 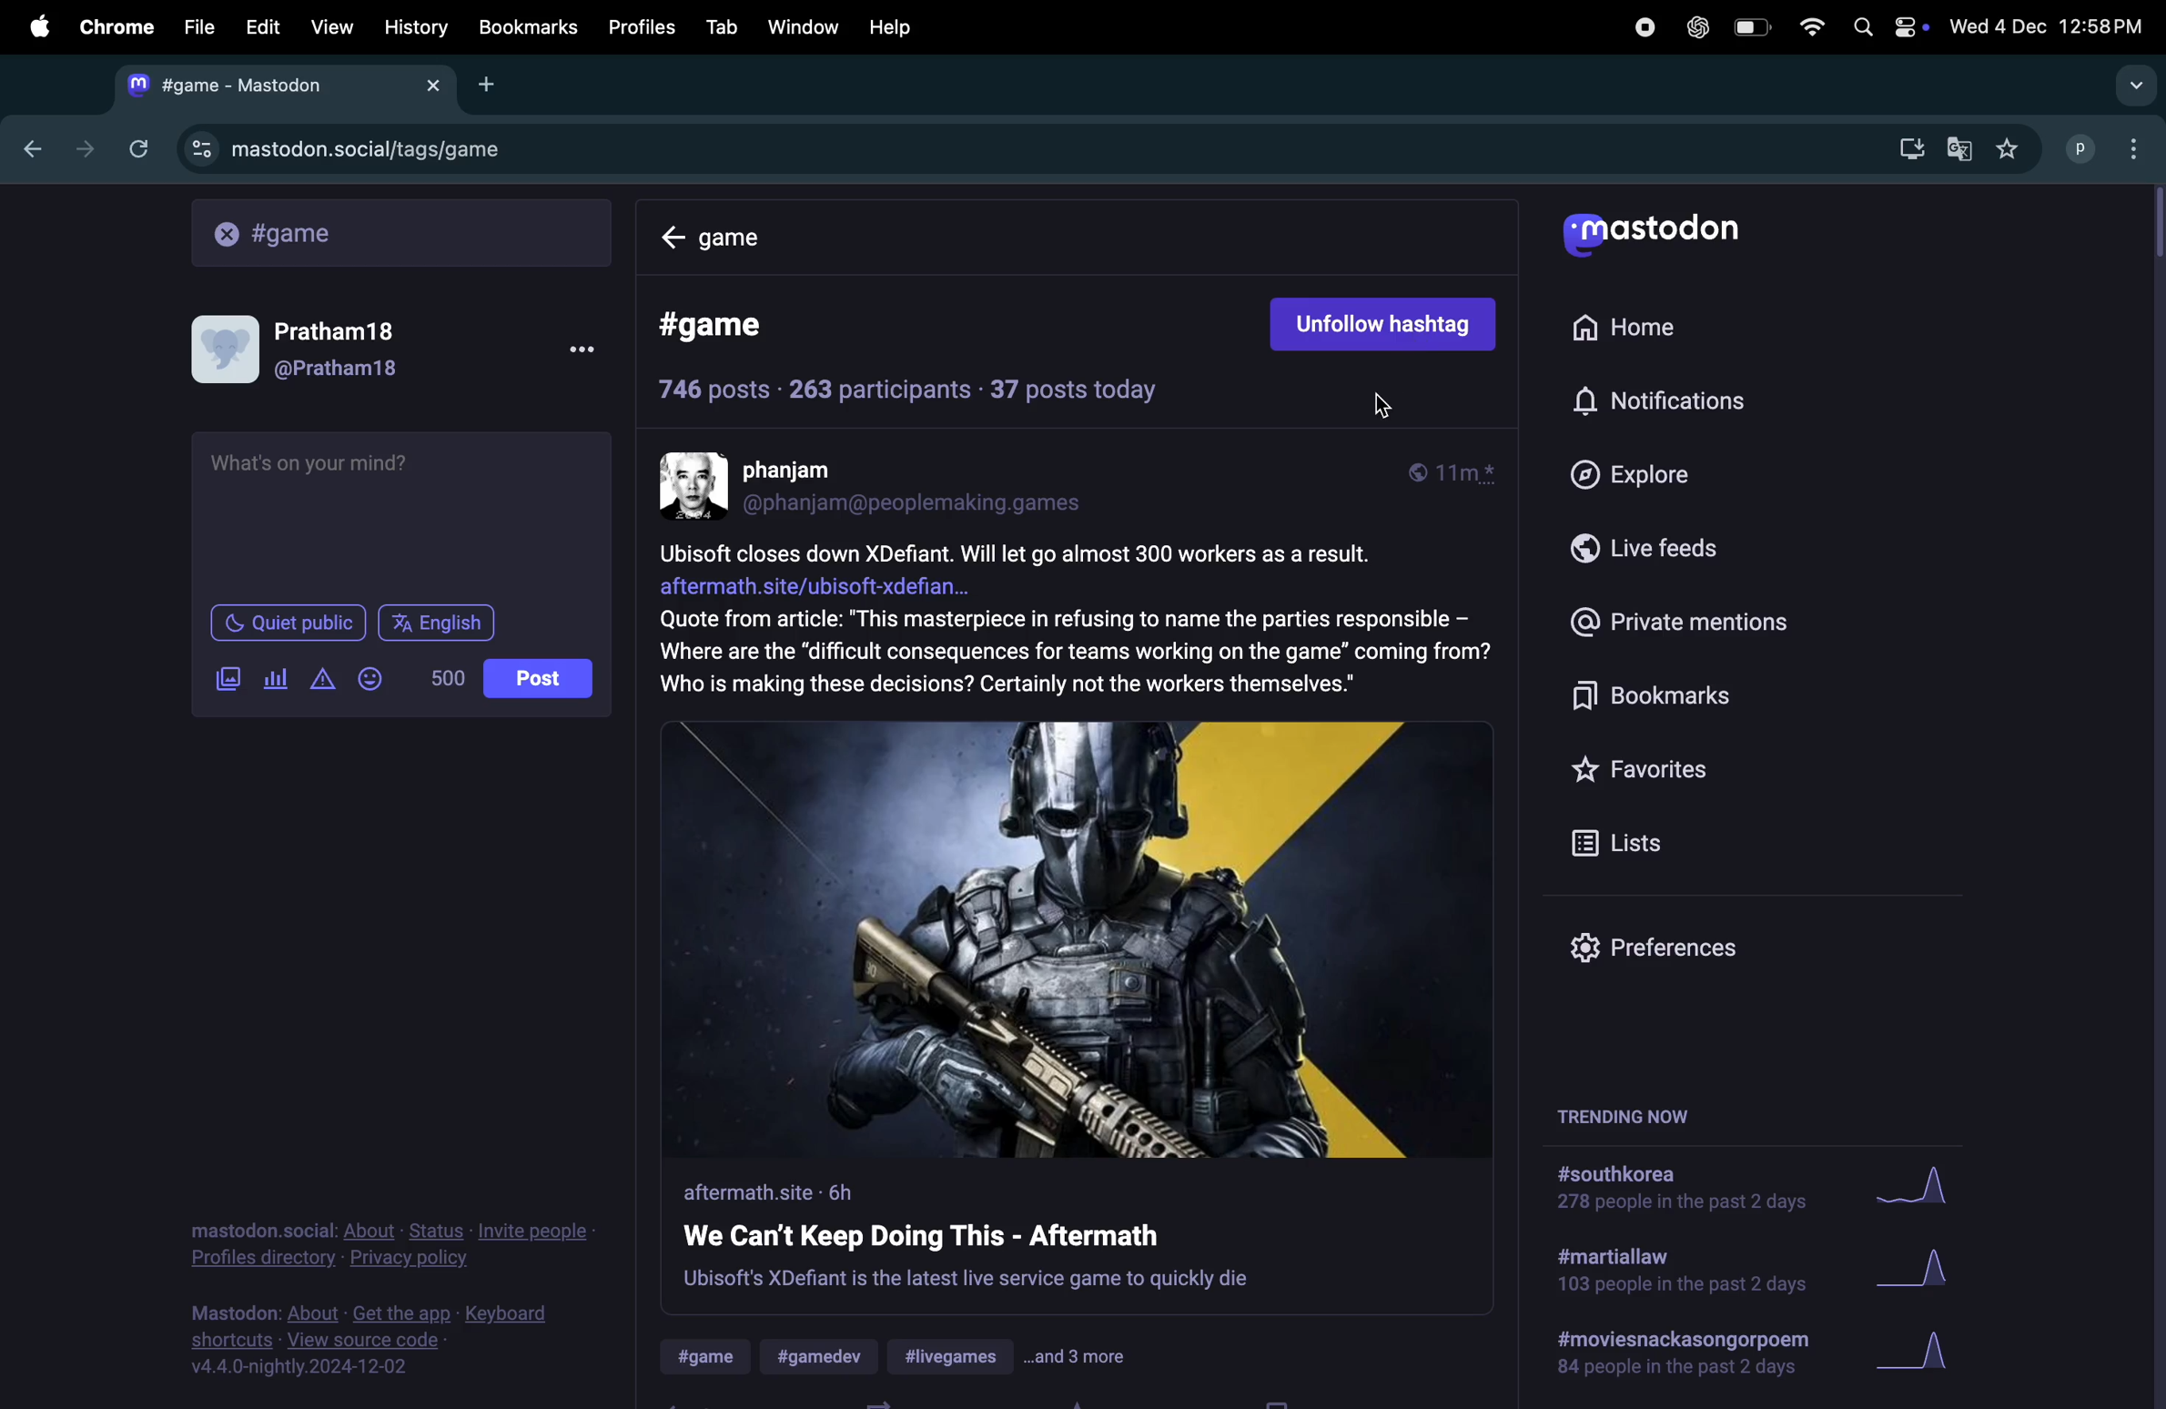 I want to click on apple widgets, so click(x=1884, y=25).